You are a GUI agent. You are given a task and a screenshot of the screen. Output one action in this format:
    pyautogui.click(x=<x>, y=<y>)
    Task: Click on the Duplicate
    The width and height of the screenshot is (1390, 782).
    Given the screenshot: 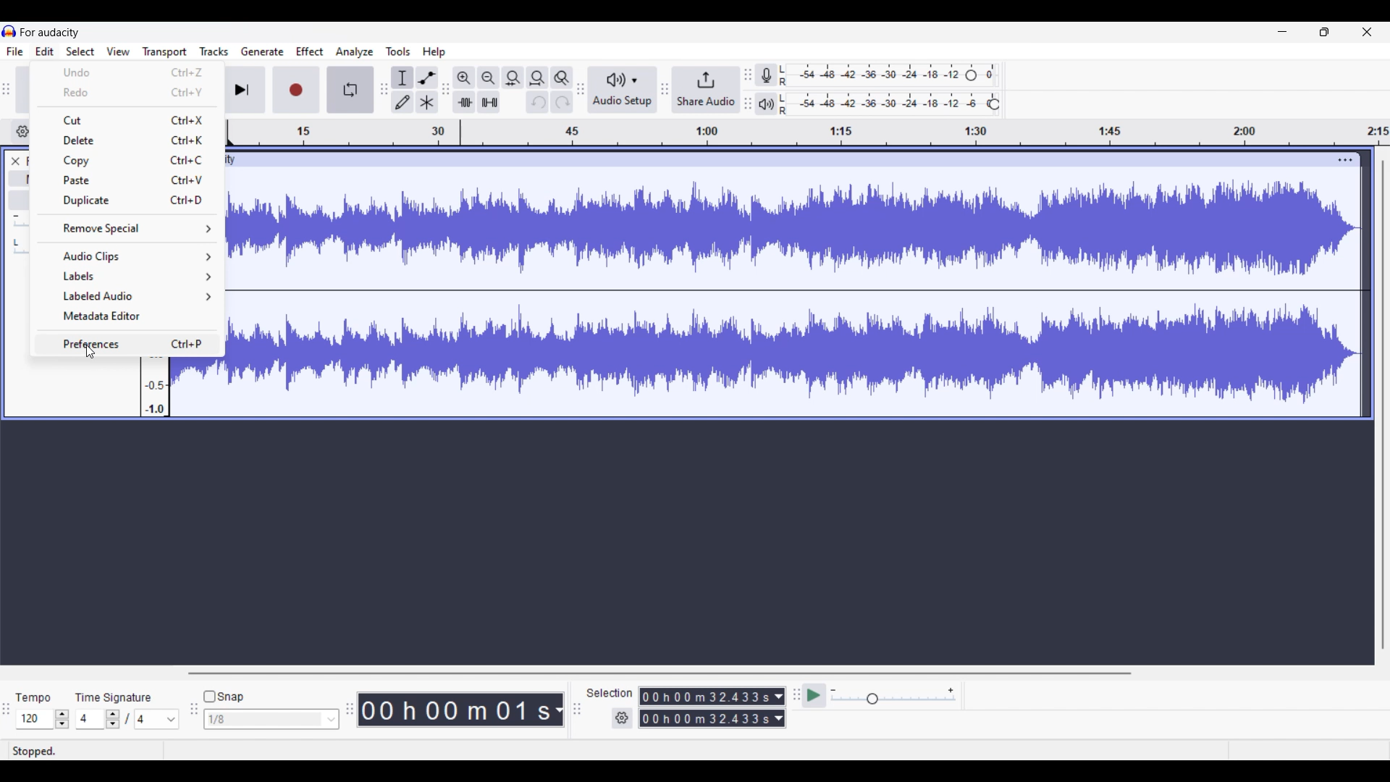 What is the action you would take?
    pyautogui.click(x=129, y=201)
    